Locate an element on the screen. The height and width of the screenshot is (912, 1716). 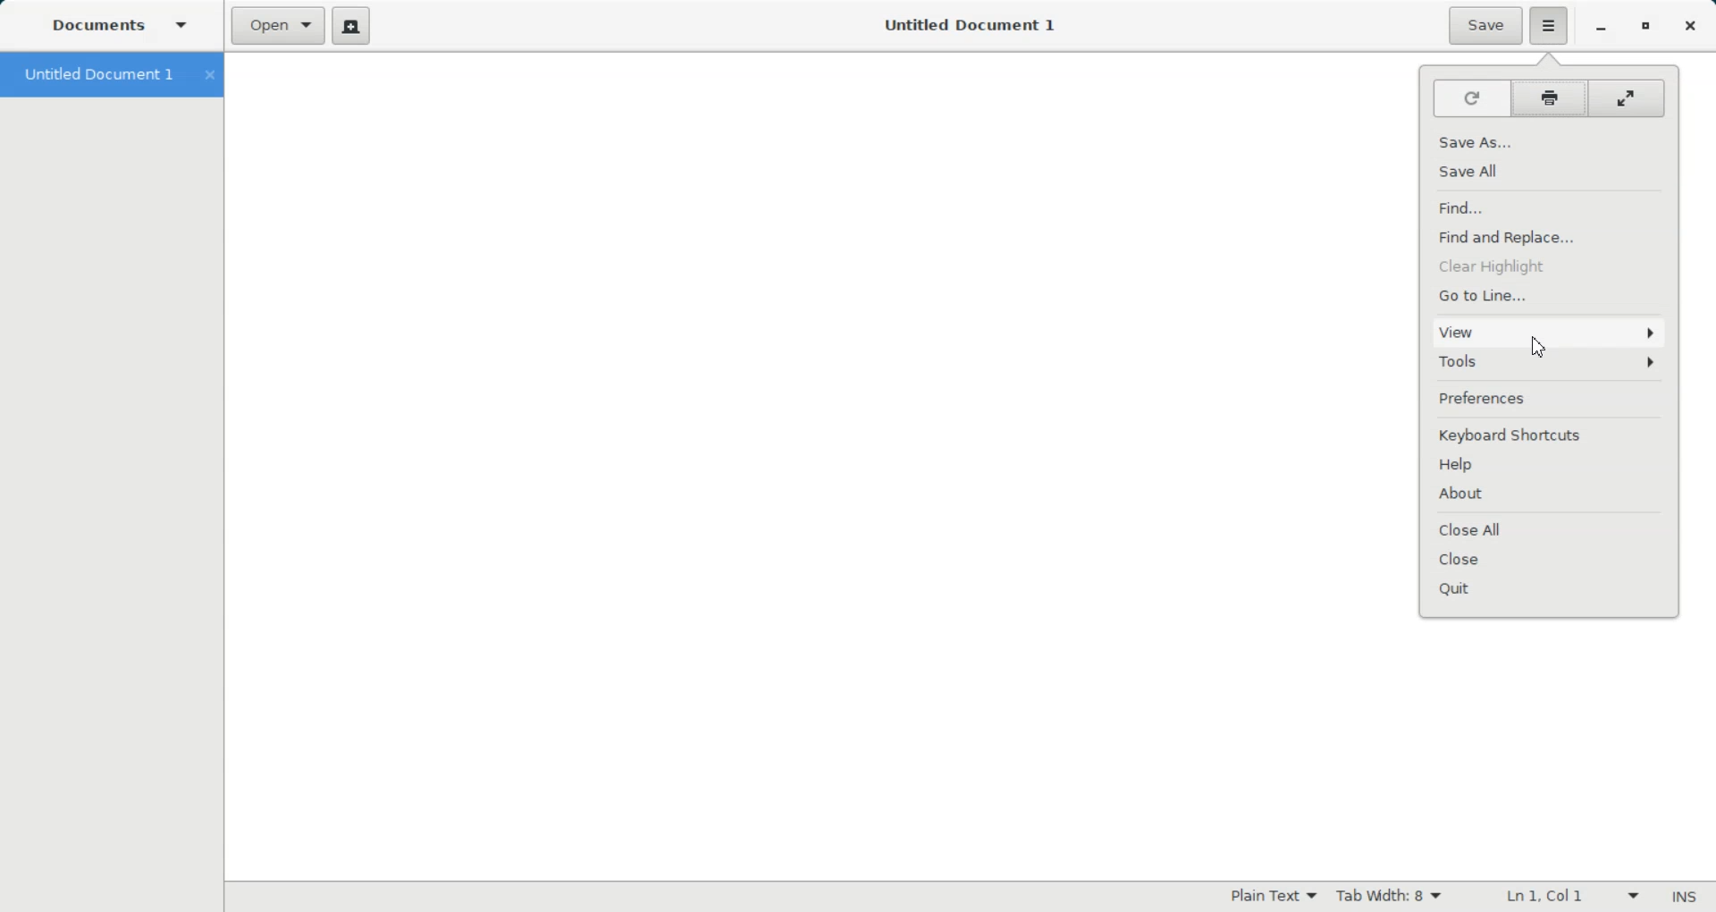
Tools is located at coordinates (1547, 363).